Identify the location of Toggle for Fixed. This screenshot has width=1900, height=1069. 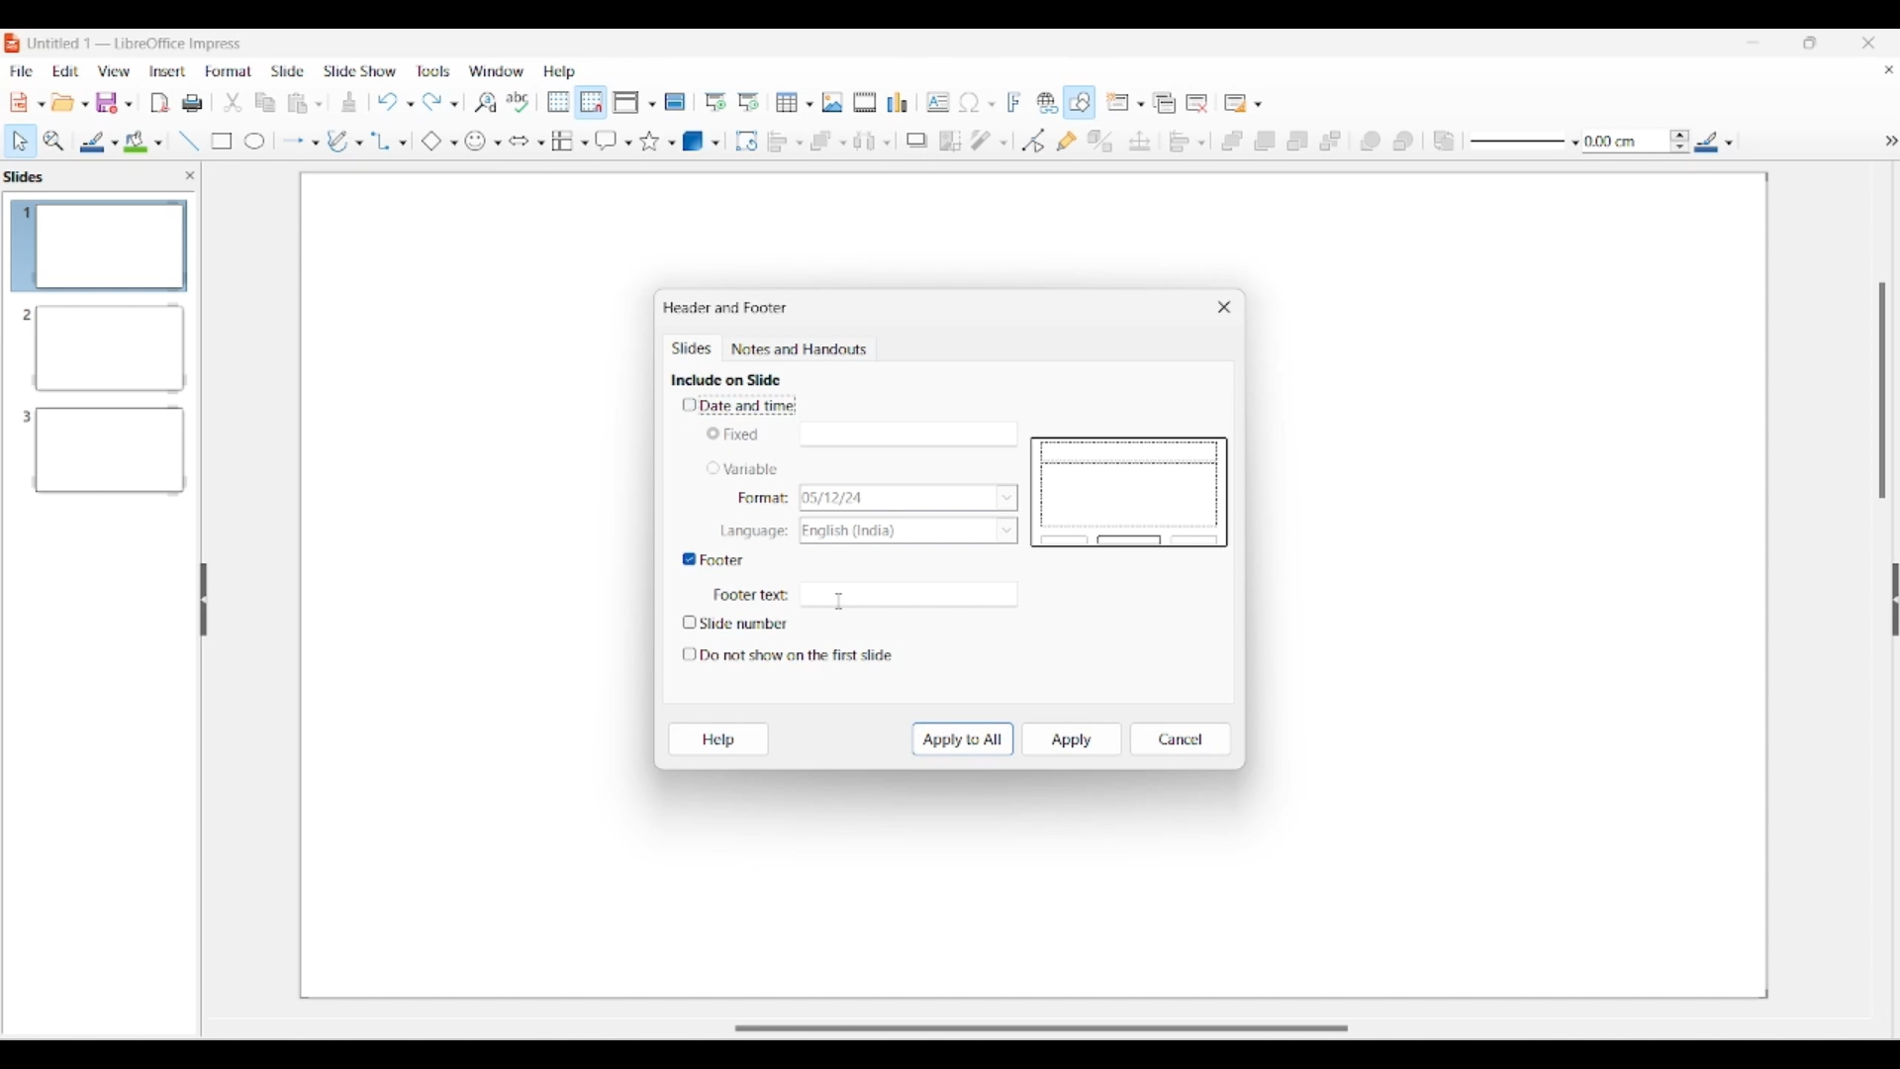
(736, 435).